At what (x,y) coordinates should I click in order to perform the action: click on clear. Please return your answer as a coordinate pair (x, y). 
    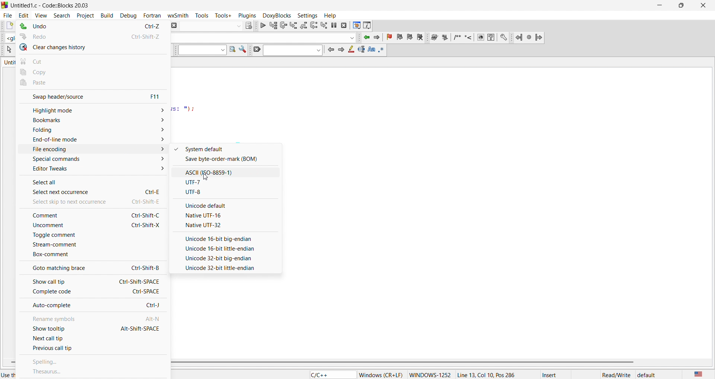
    Looking at the image, I should click on (255, 50).